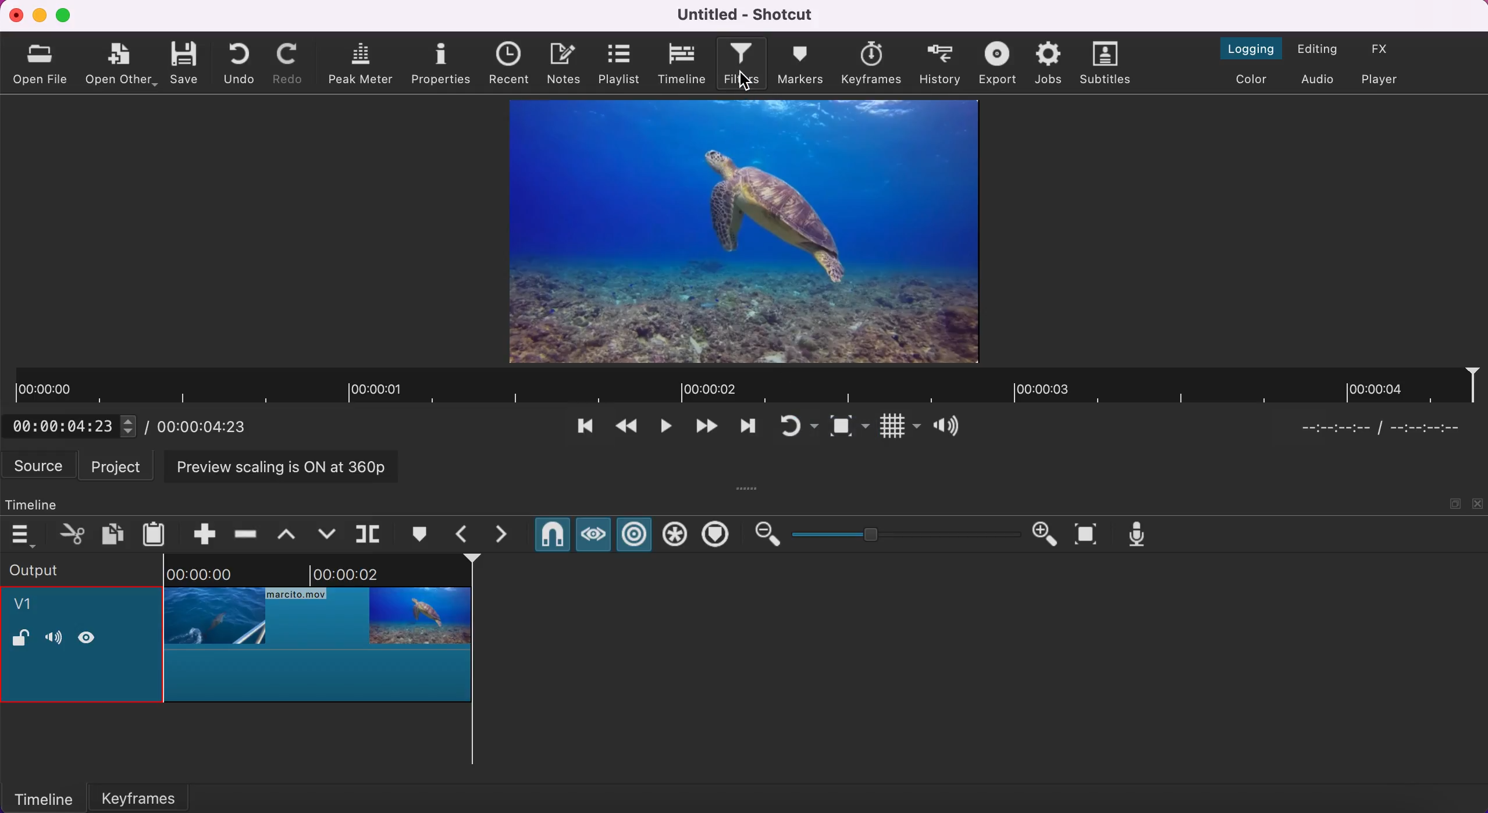  What do you see at coordinates (1389, 49) in the screenshot?
I see `switch to the effects layout` at bounding box center [1389, 49].